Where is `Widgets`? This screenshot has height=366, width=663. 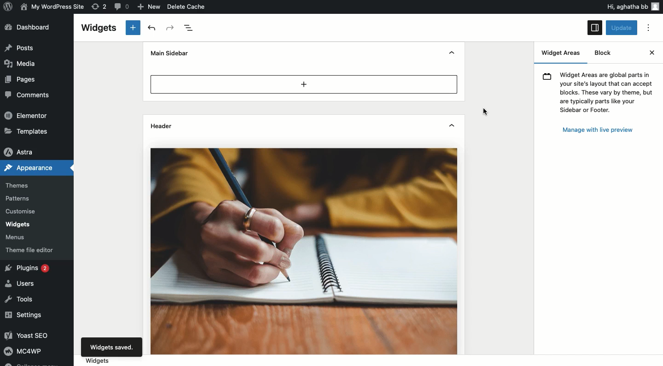 Widgets is located at coordinates (98, 28).